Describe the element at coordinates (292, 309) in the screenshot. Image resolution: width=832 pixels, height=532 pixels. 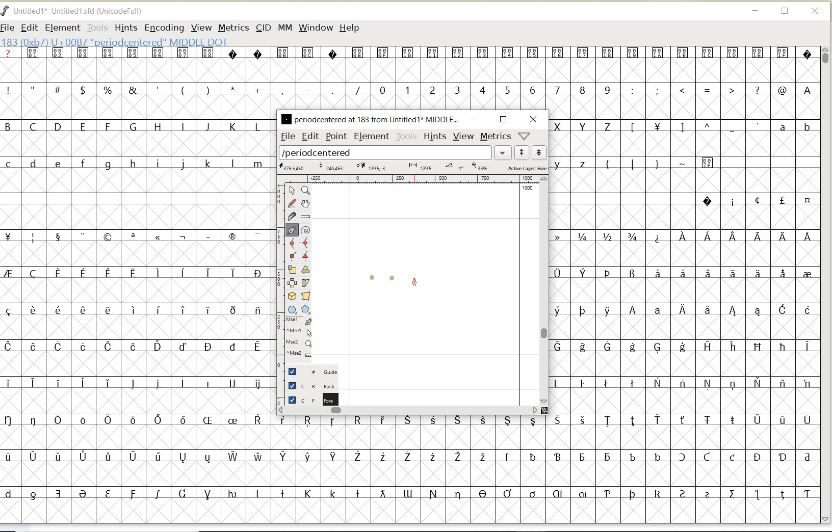
I see `rectangle or ellipse` at that location.